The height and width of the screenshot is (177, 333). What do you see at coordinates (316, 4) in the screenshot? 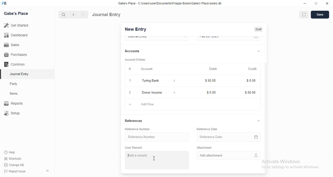
I see `restore down` at bounding box center [316, 4].